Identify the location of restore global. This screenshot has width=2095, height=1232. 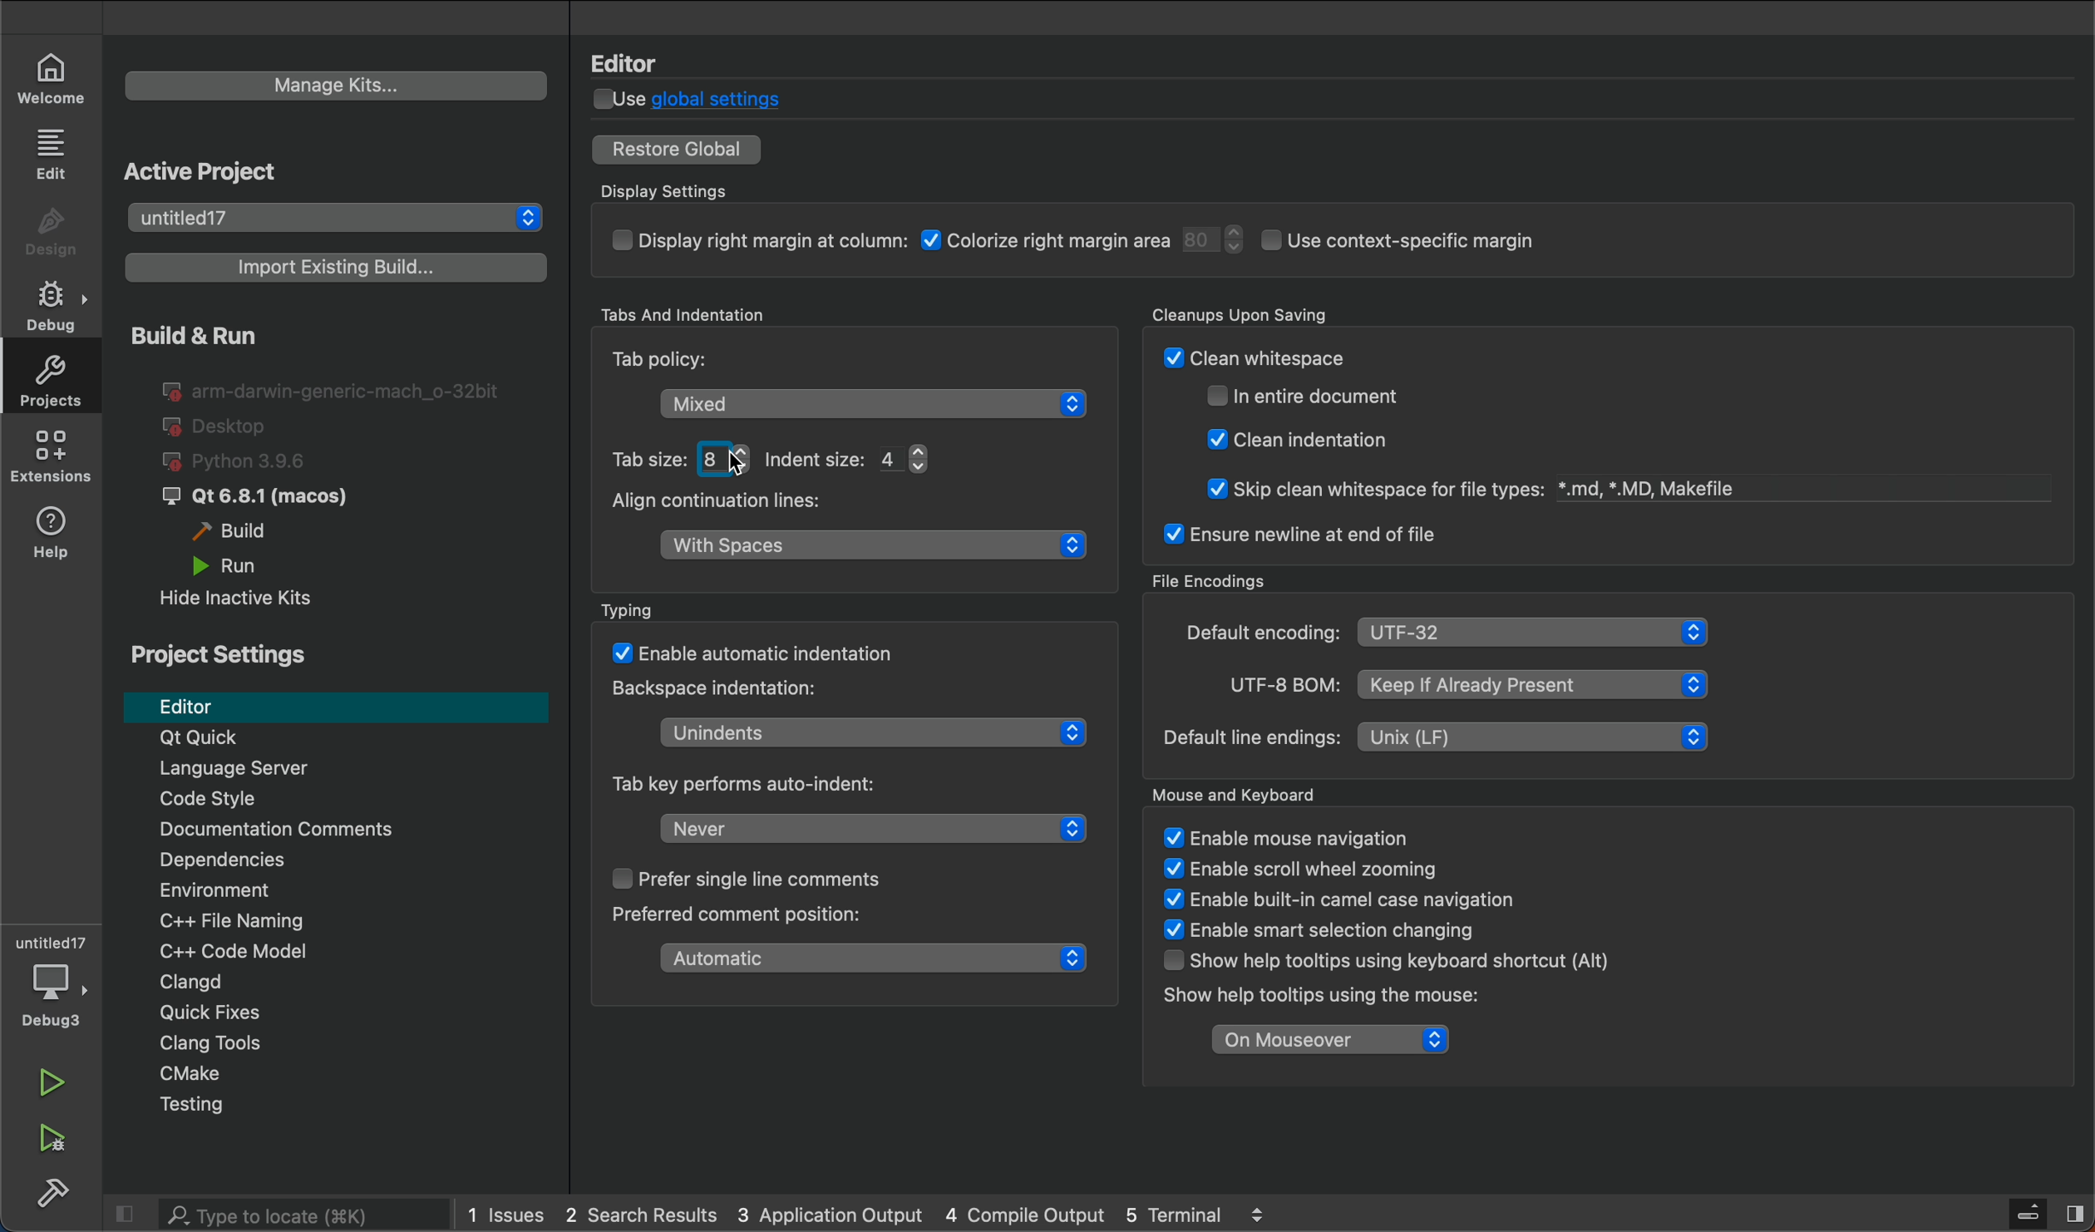
(678, 148).